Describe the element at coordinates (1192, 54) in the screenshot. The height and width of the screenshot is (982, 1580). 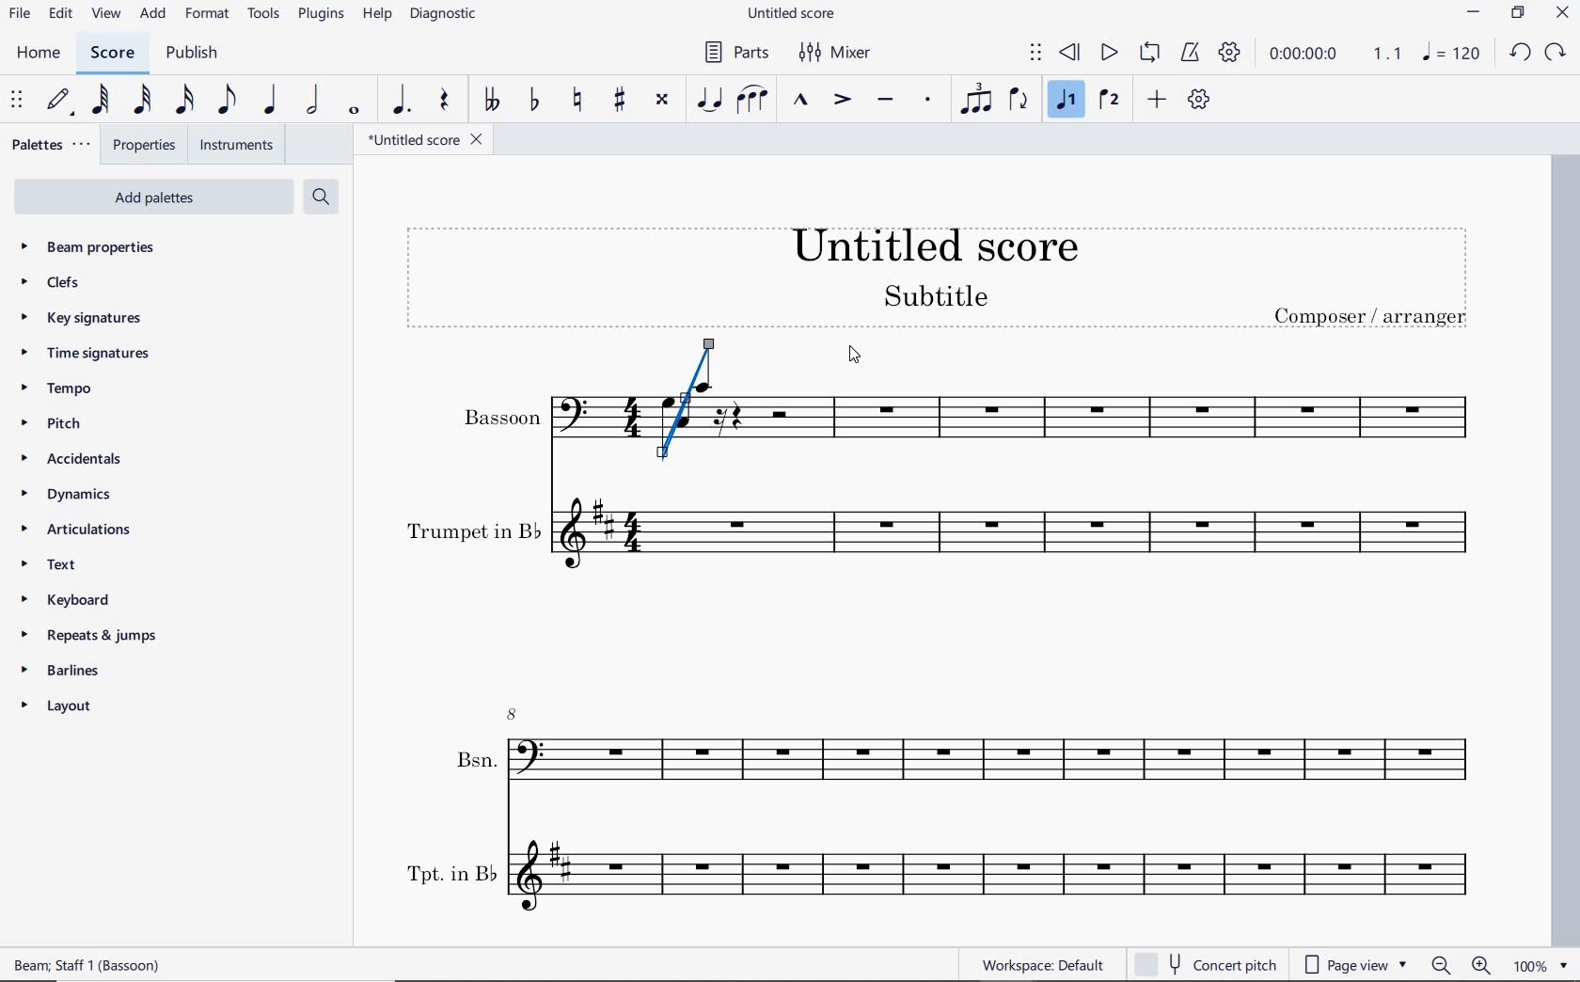
I see `metronome` at that location.